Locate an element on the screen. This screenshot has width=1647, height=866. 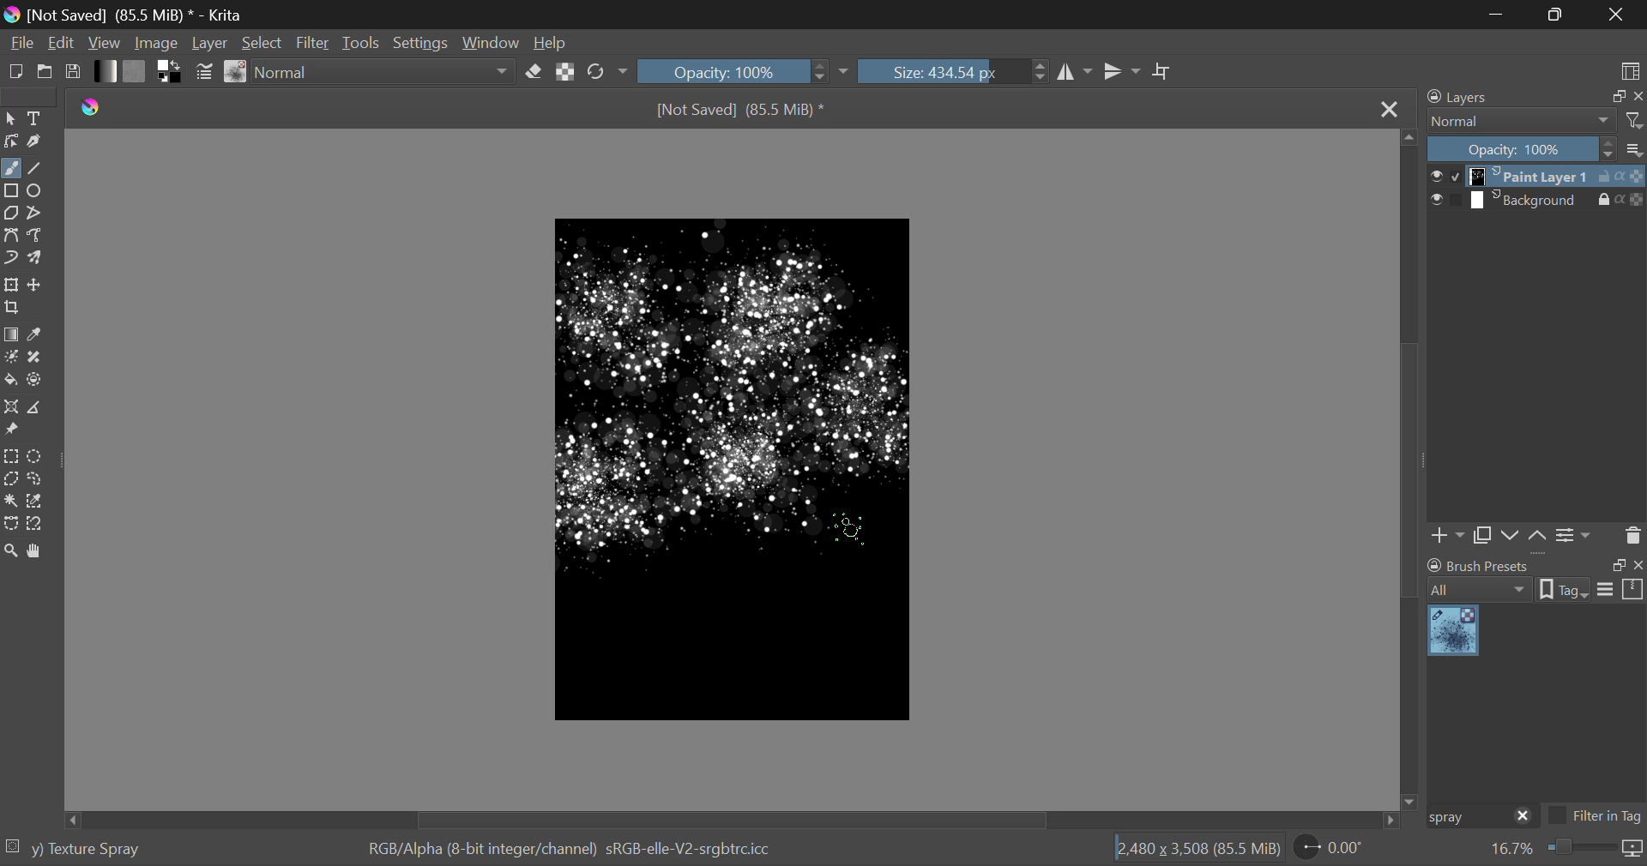
restore is located at coordinates (1615, 97).